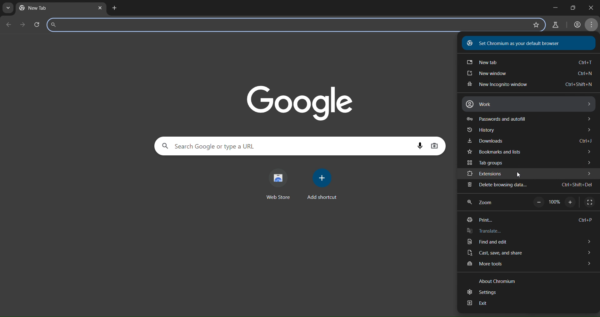 This screenshot has height=317, width=600. What do you see at coordinates (531, 153) in the screenshot?
I see `bookmarks and tabs` at bounding box center [531, 153].